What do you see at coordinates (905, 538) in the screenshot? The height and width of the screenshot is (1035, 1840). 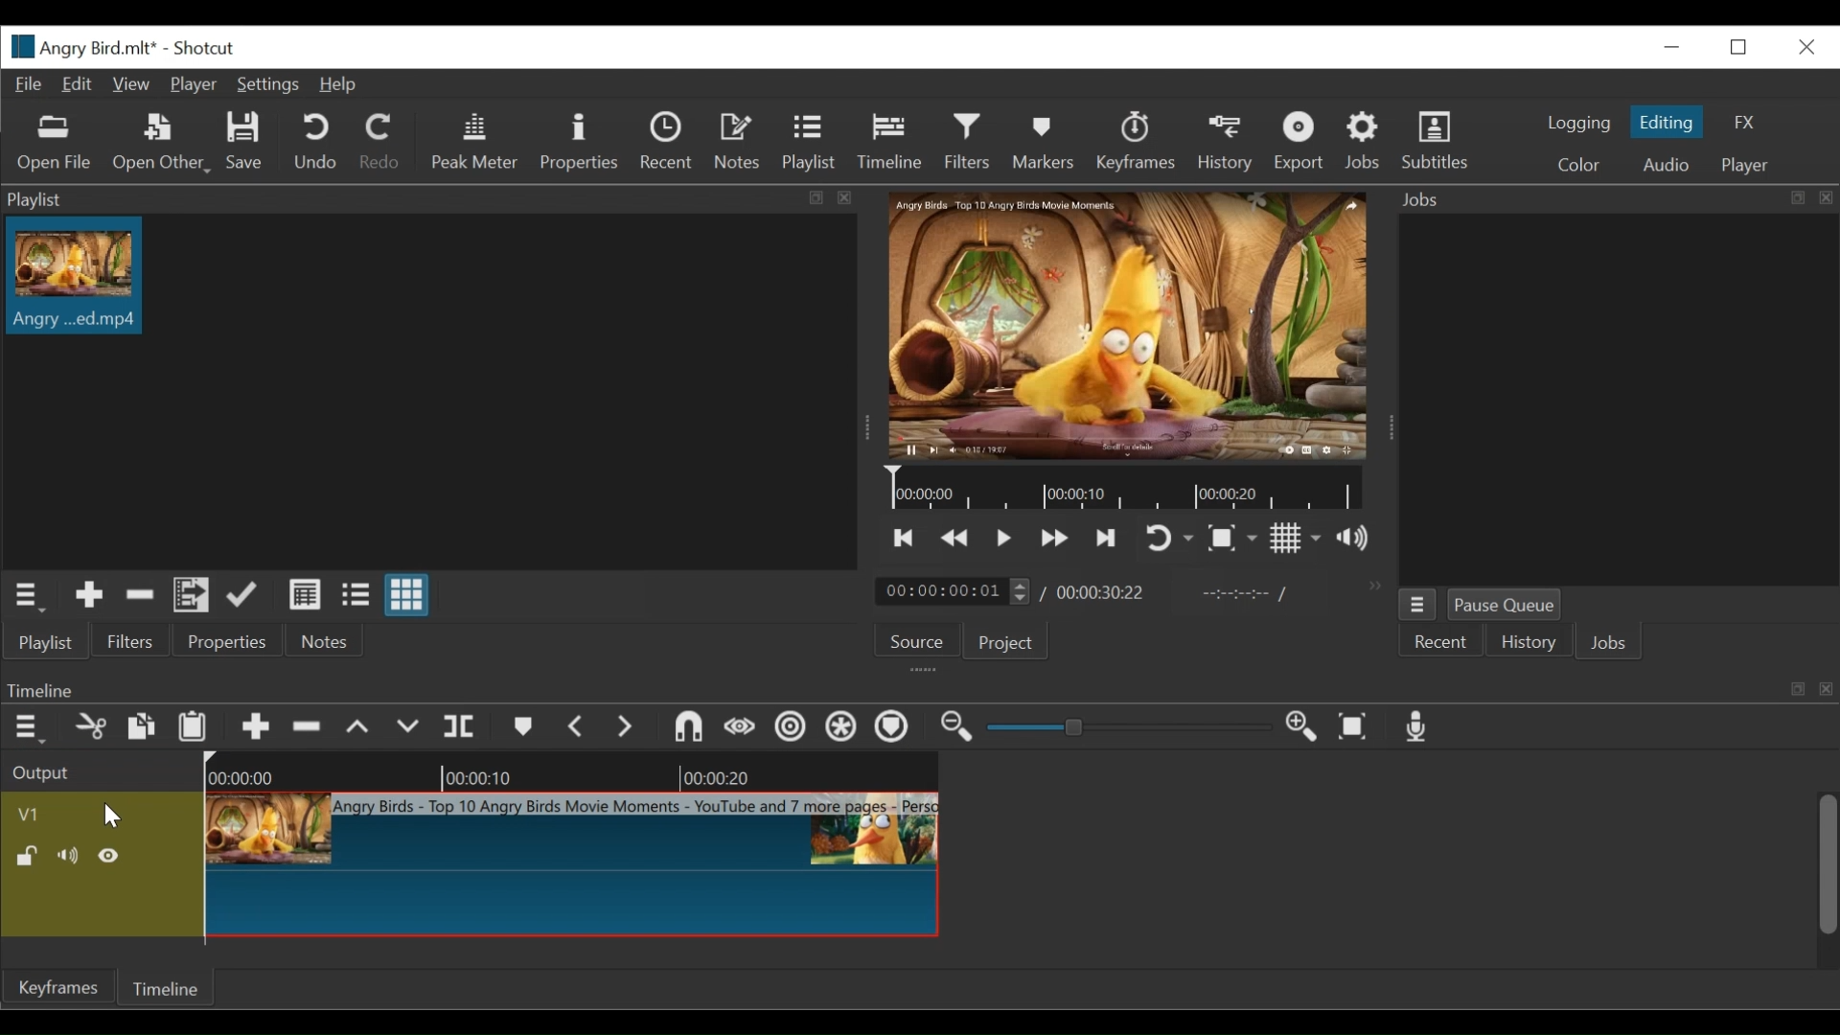 I see `Skip to the previous point` at bounding box center [905, 538].